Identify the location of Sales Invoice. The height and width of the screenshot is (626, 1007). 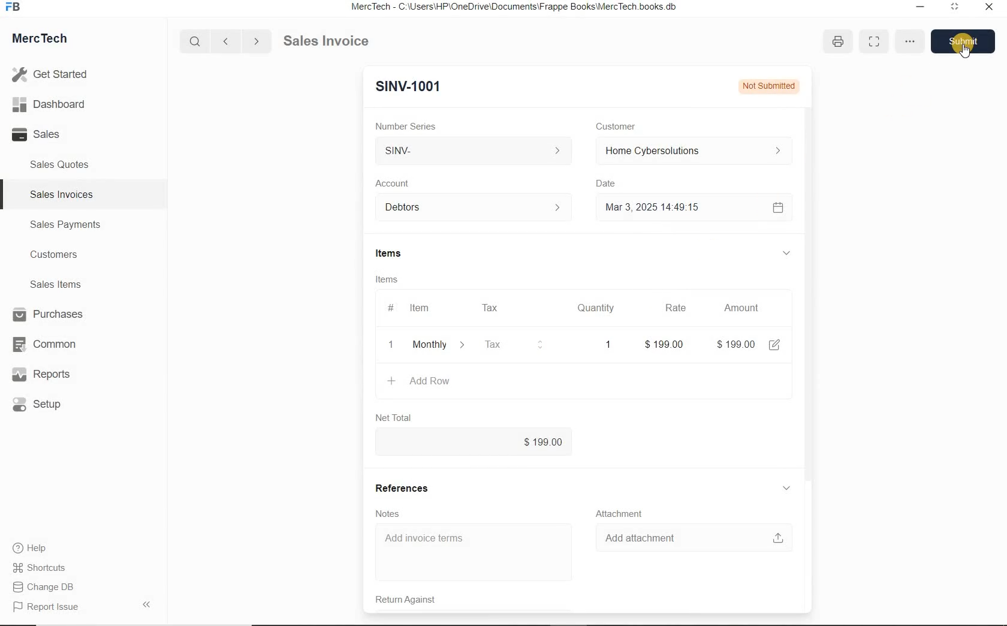
(327, 42).